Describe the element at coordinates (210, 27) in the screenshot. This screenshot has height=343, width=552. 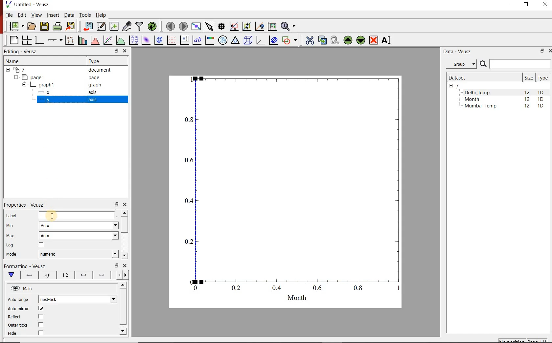
I see `select items from the graph or scroll` at that location.